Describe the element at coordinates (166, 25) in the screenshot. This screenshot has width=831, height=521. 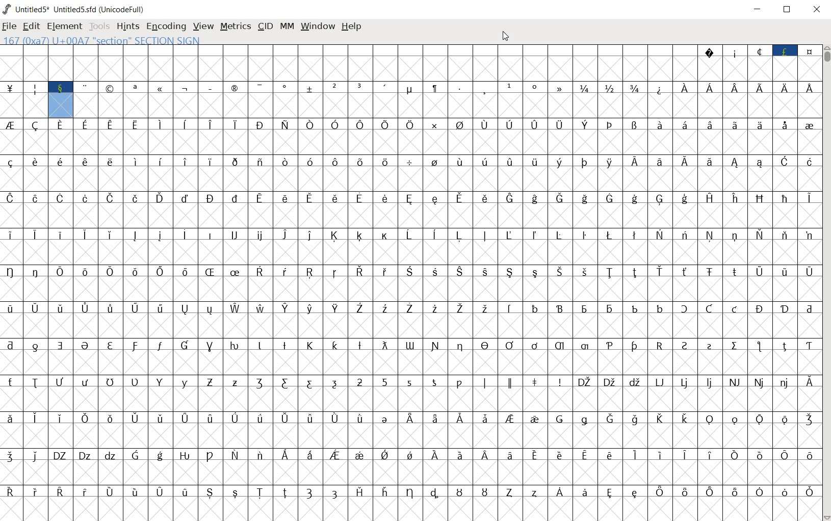
I see `encoding` at that location.